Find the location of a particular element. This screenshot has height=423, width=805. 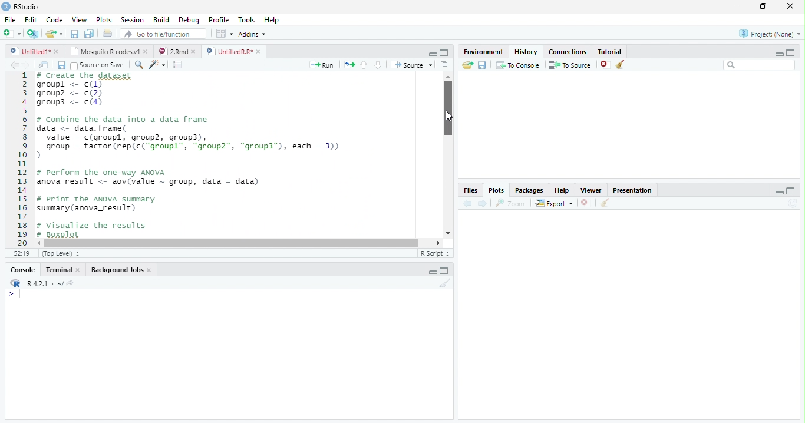

Delete is located at coordinates (585, 203).